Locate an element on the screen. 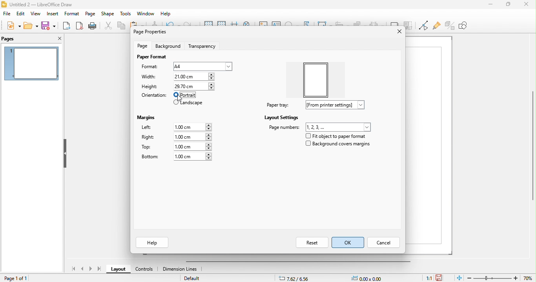 This screenshot has height=282, width=536. show draw functions is located at coordinates (468, 28).